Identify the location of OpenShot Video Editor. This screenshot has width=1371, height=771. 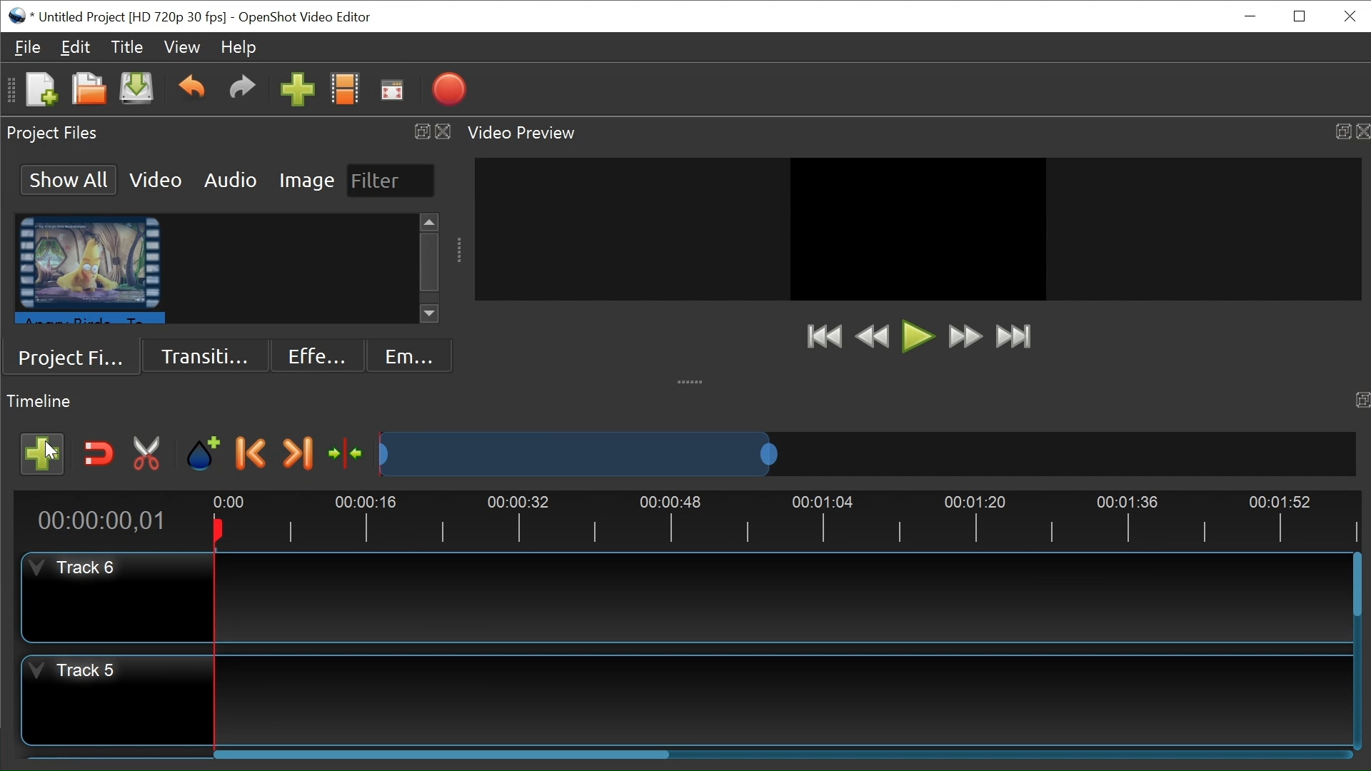
(305, 16).